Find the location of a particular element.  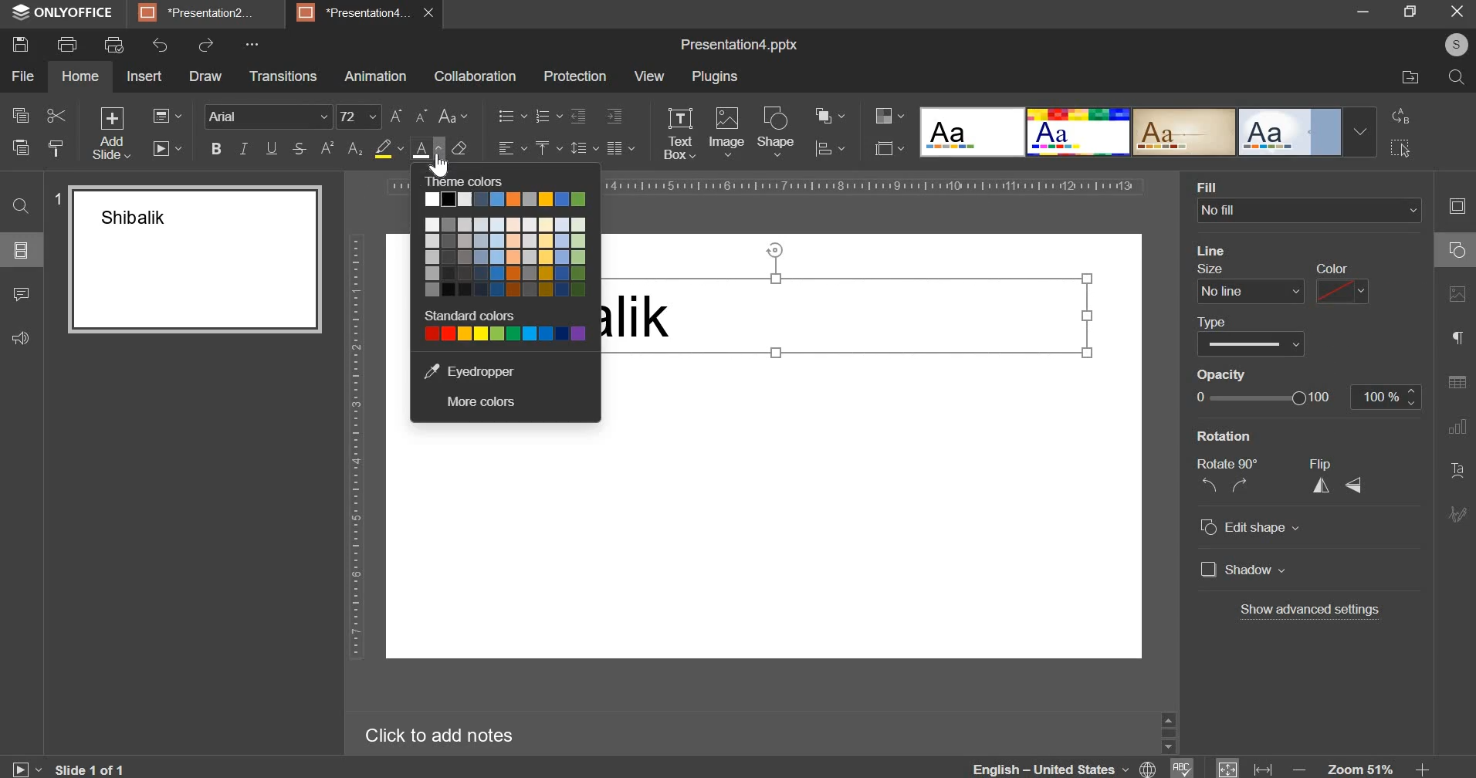

ONLYOFFICE is located at coordinates (79, 14).